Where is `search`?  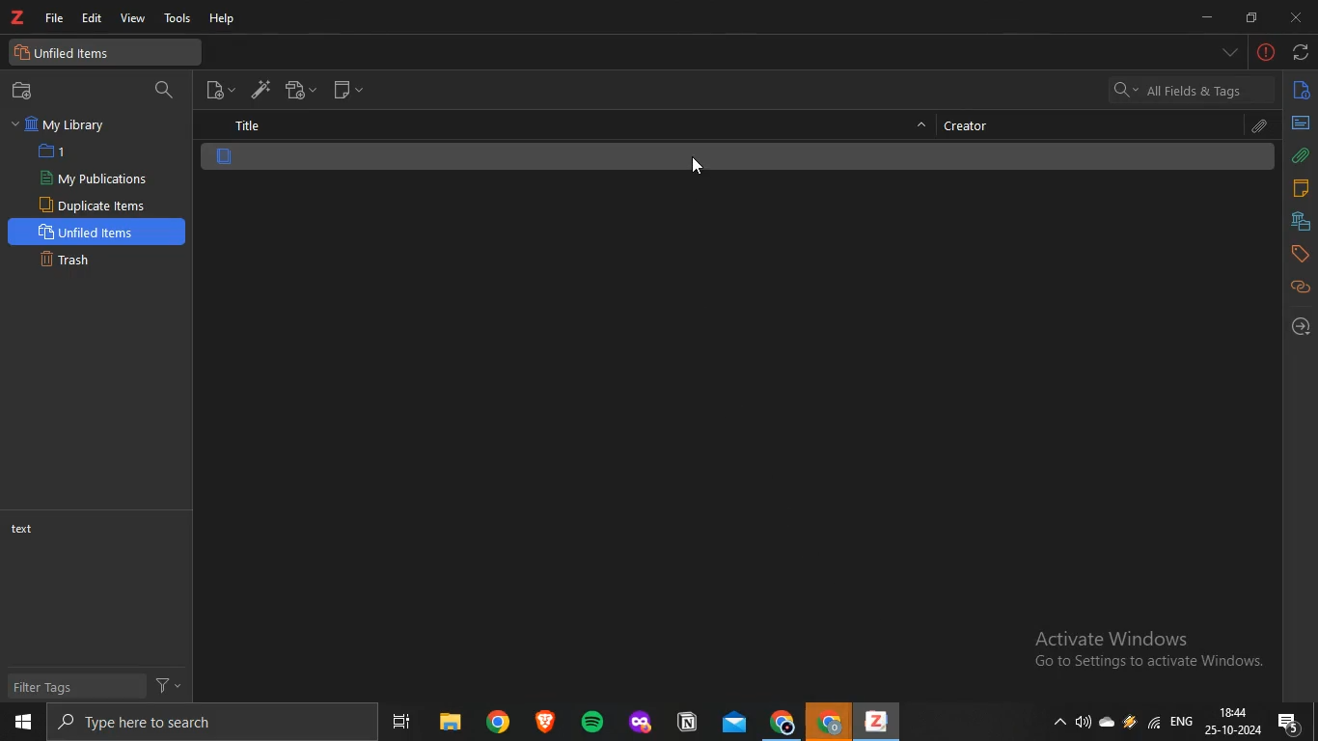
search is located at coordinates (164, 90).